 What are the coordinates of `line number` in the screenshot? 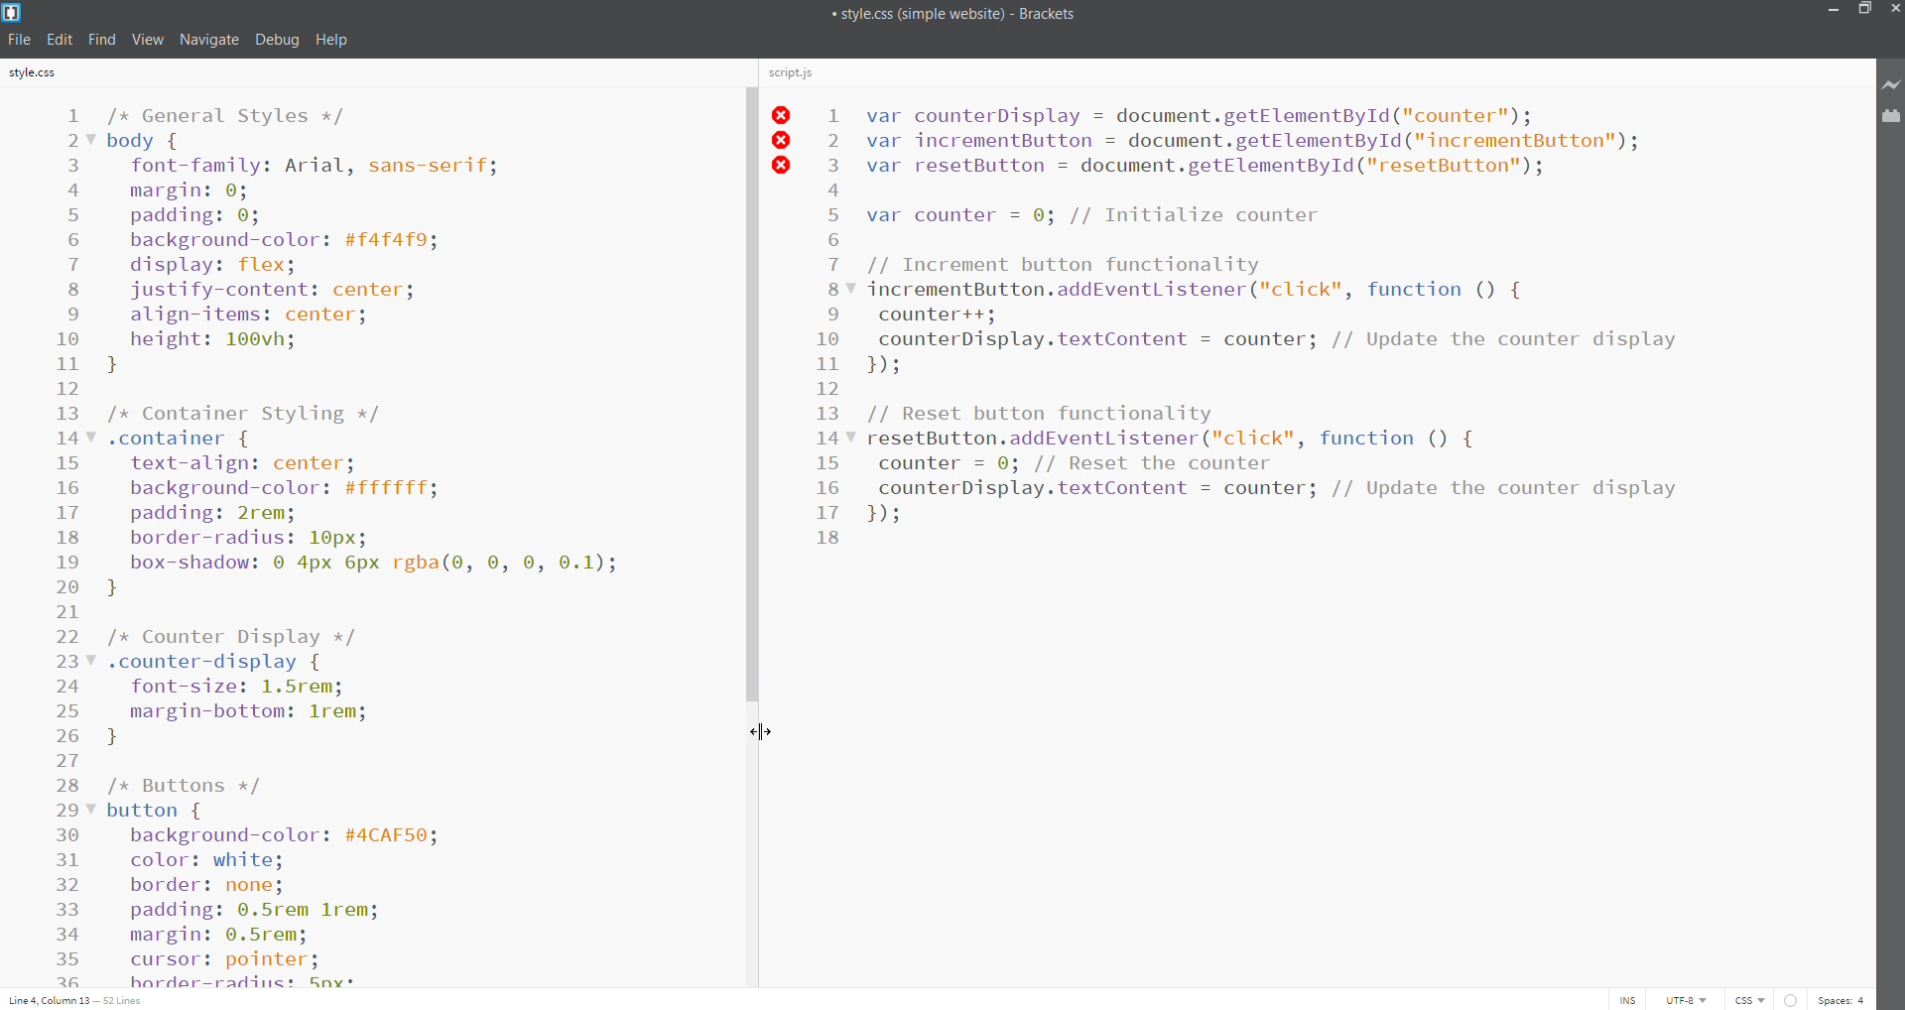 It's located at (835, 328).